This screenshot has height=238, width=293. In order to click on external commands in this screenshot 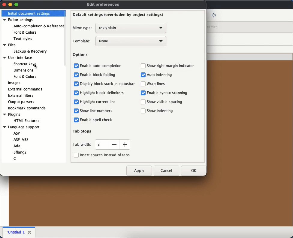, I will do `click(26, 89)`.